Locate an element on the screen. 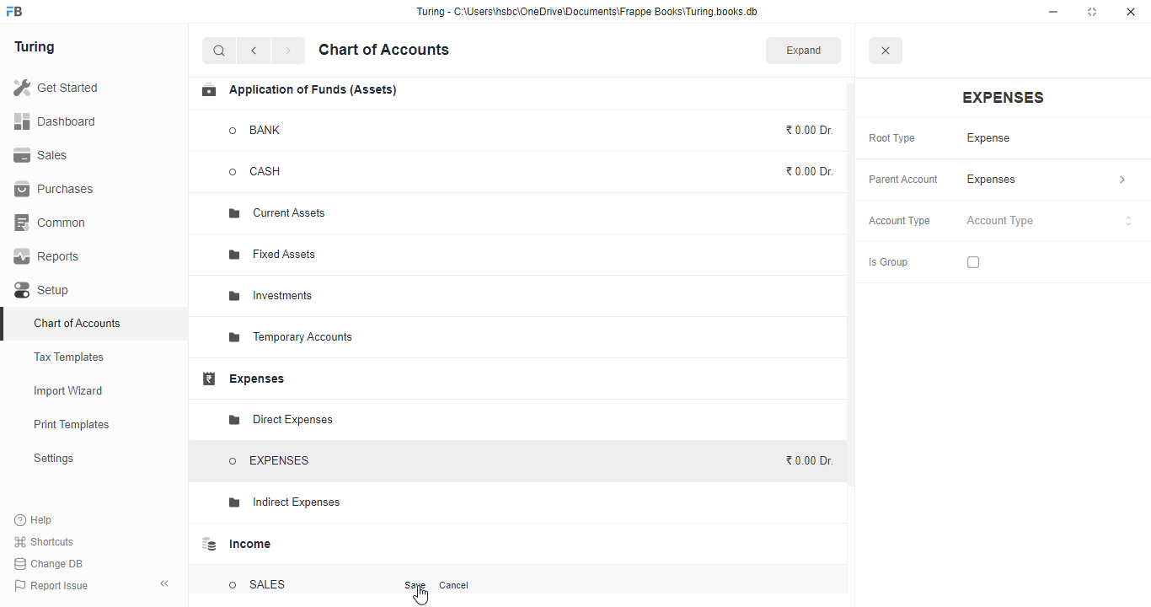  temporary accounts is located at coordinates (291, 338).